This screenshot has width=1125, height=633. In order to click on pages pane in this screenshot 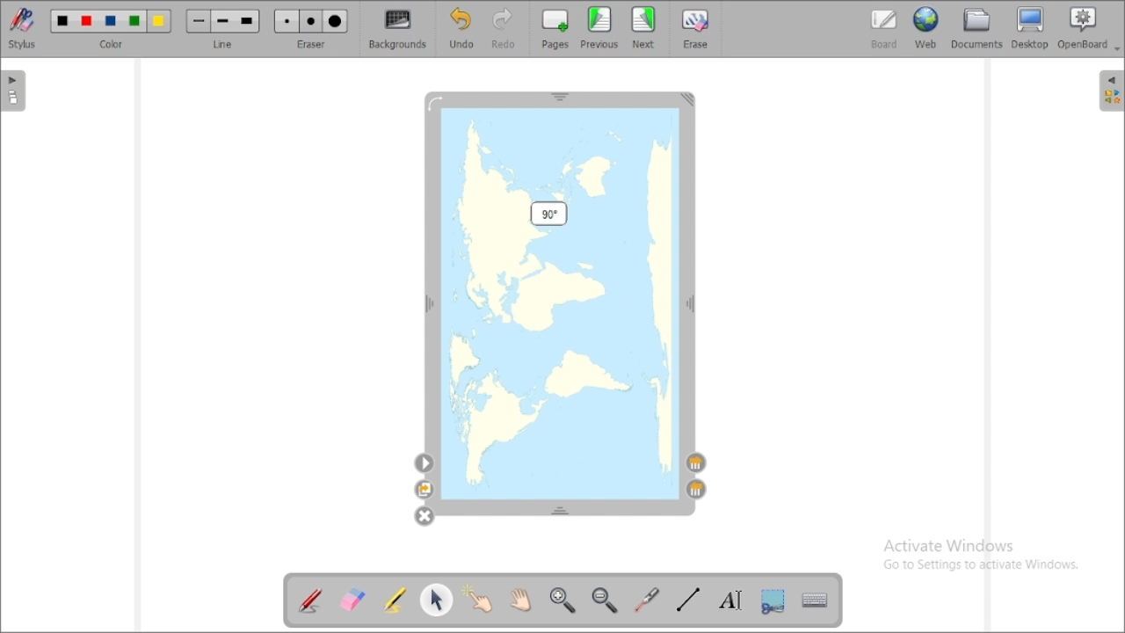, I will do `click(14, 91)`.